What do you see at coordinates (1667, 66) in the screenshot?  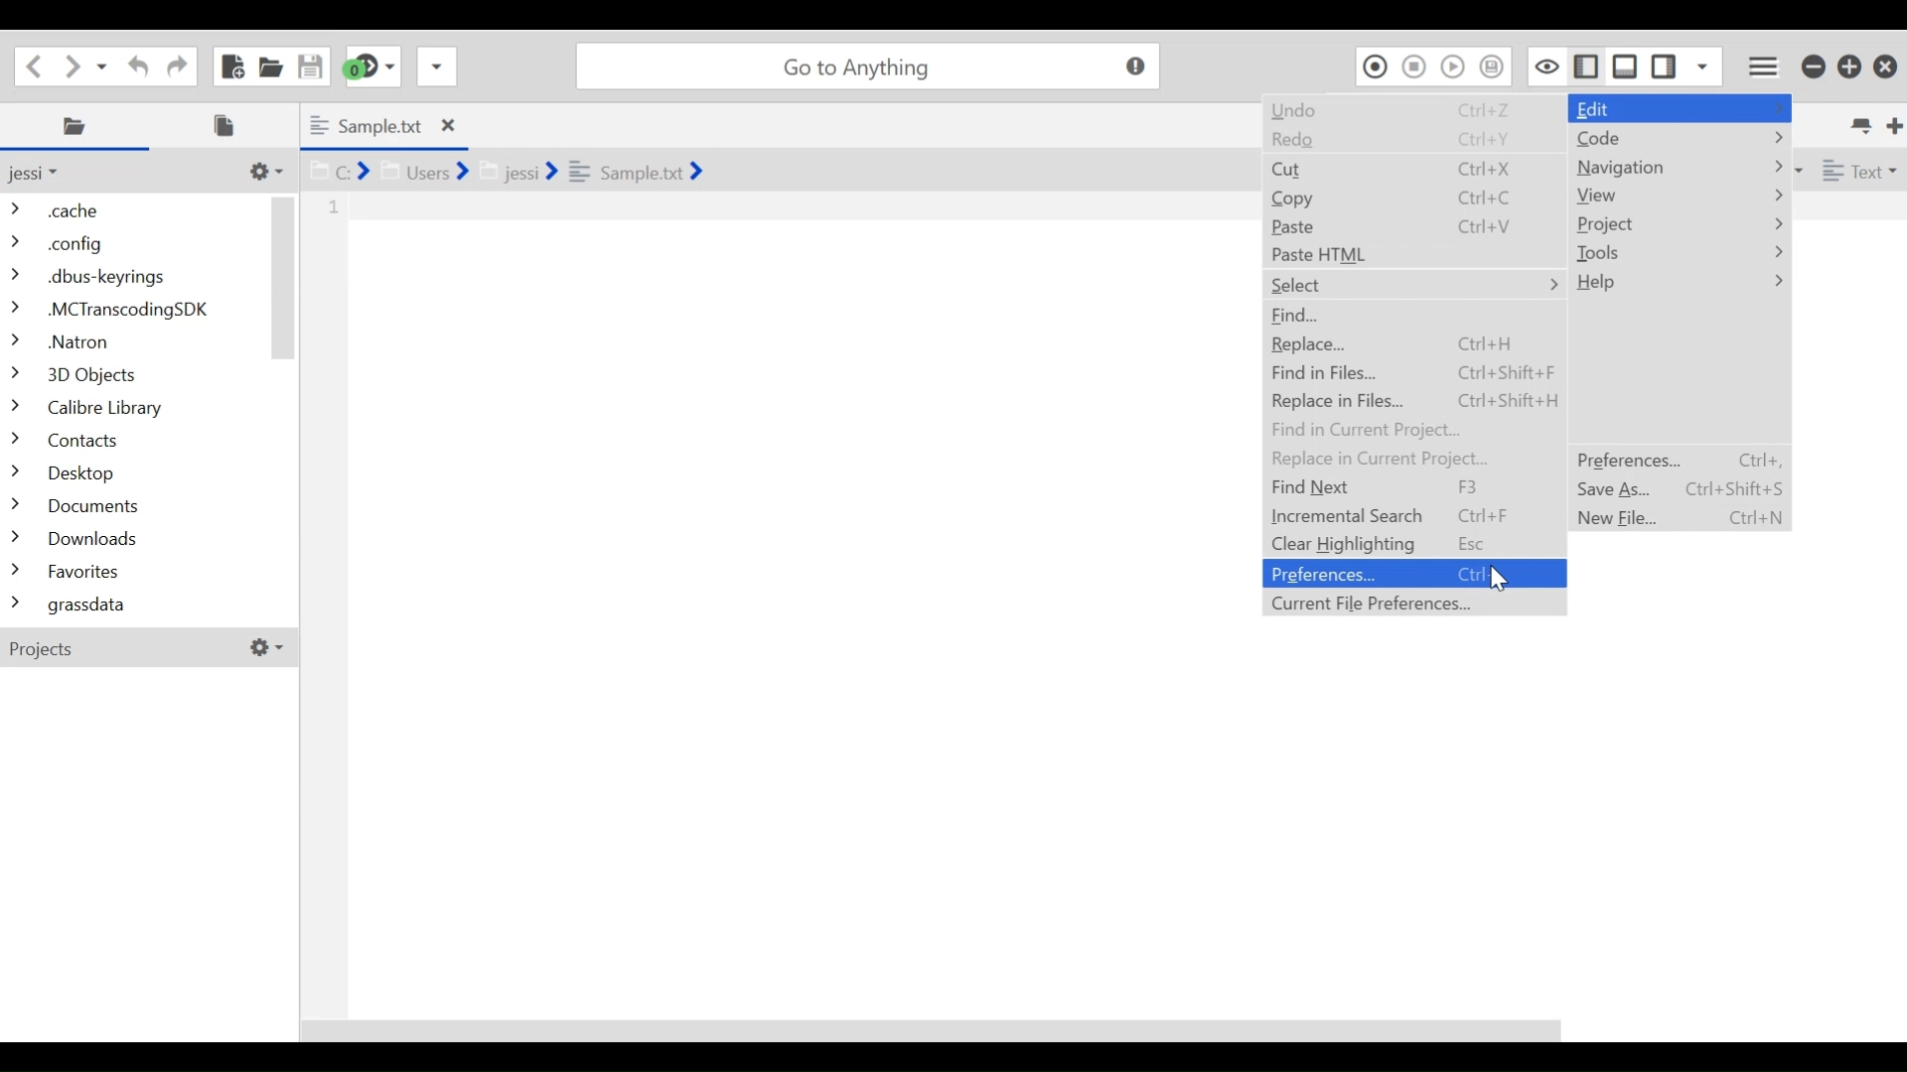 I see `Show/ Hide left Pane` at bounding box center [1667, 66].